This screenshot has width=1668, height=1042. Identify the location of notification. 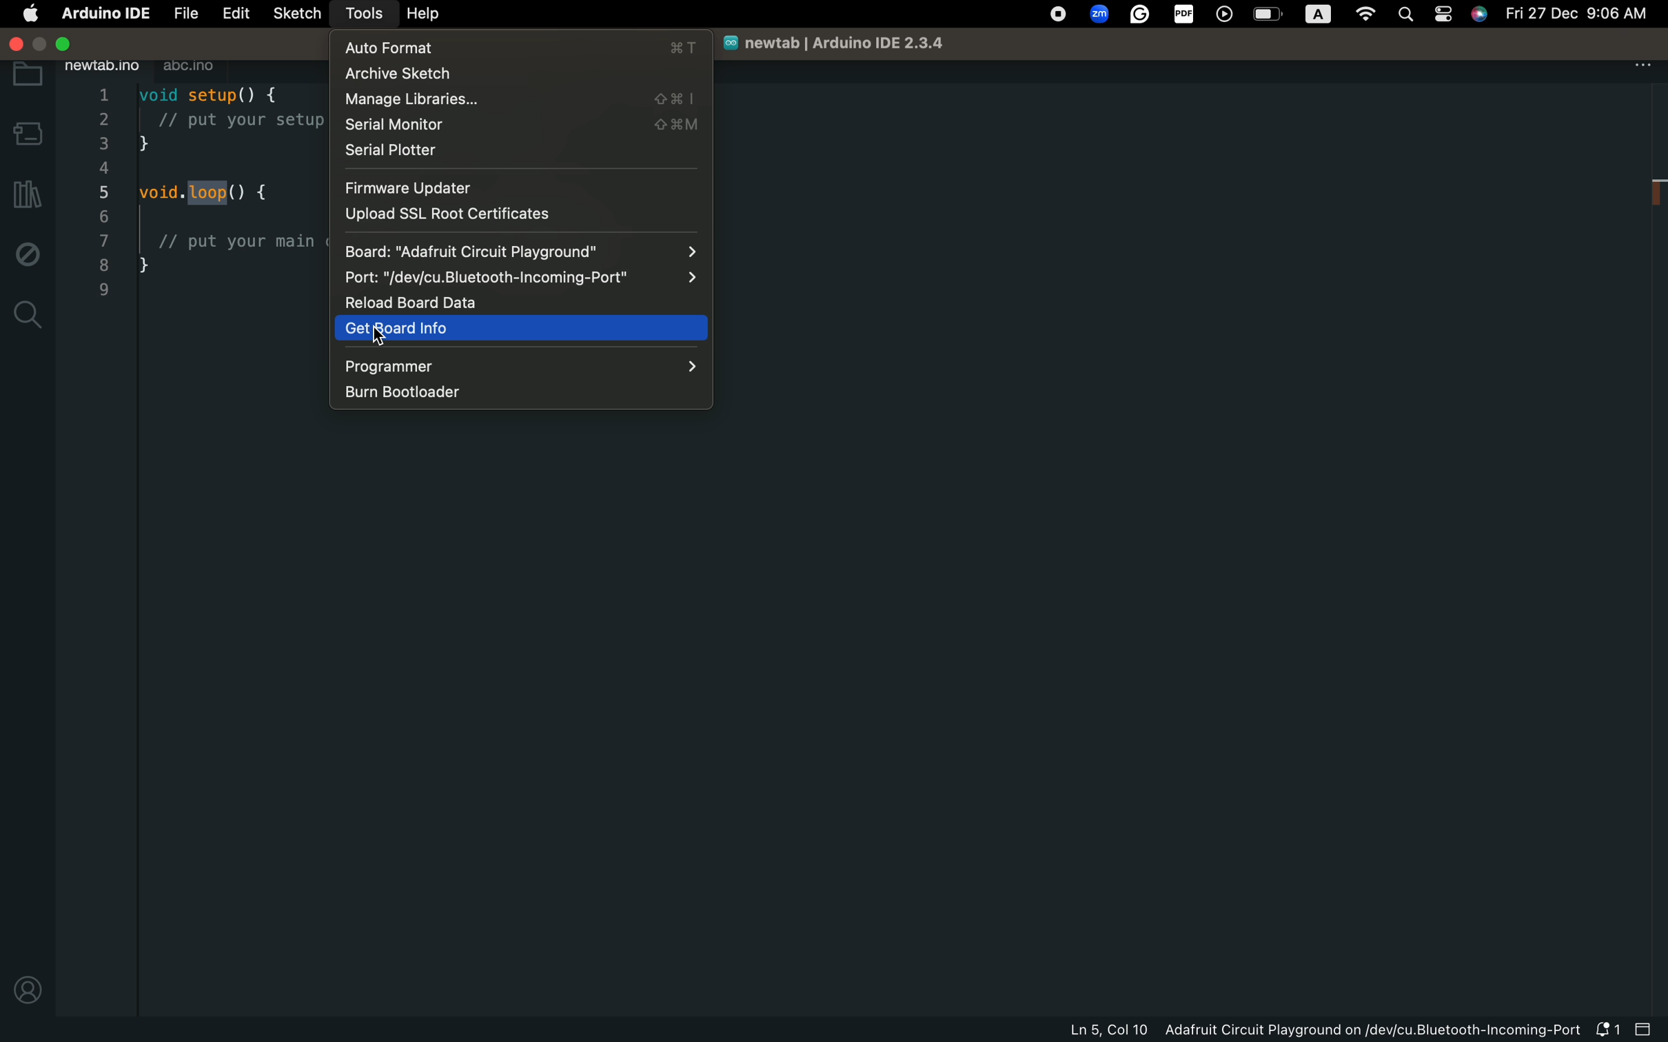
(1606, 1029).